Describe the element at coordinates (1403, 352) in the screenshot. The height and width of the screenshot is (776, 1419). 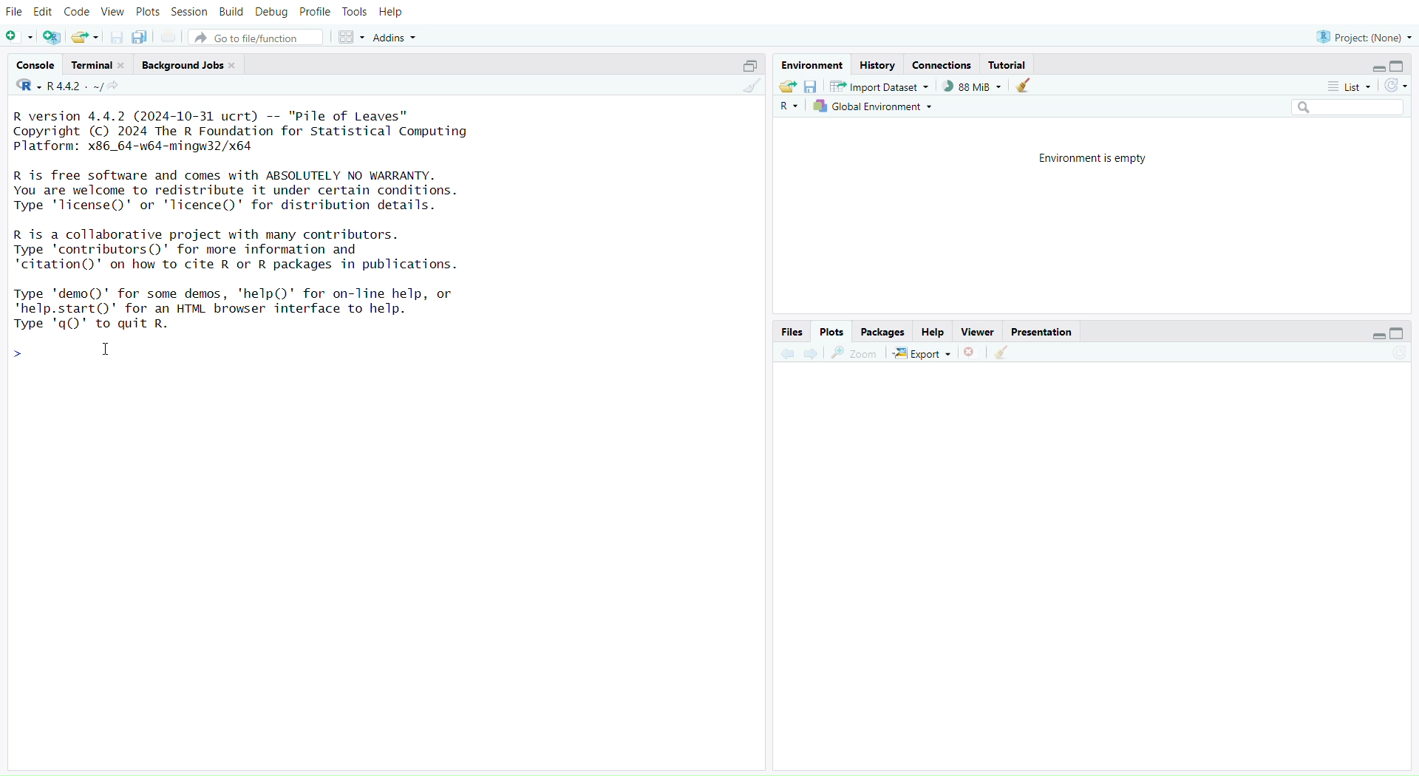
I see `refresh current plot` at that location.